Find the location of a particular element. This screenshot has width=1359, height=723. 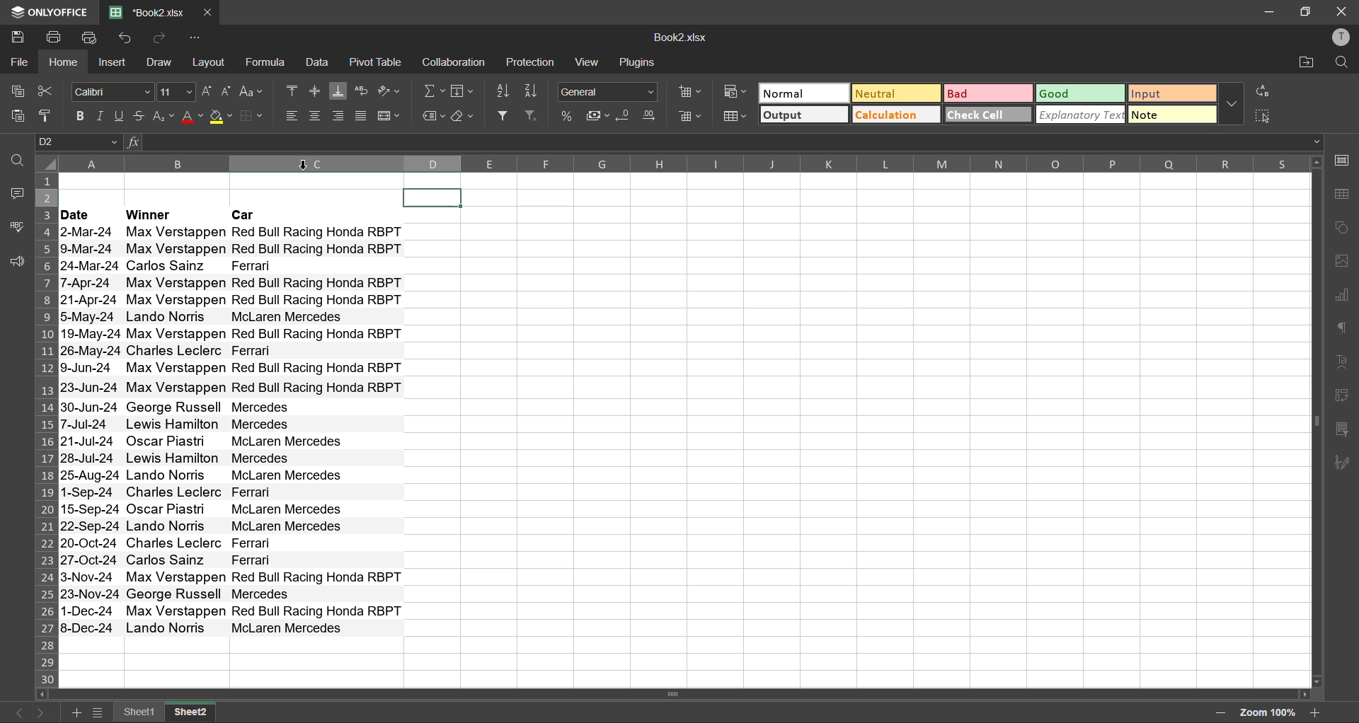

row numbers is located at coordinates (47, 429).